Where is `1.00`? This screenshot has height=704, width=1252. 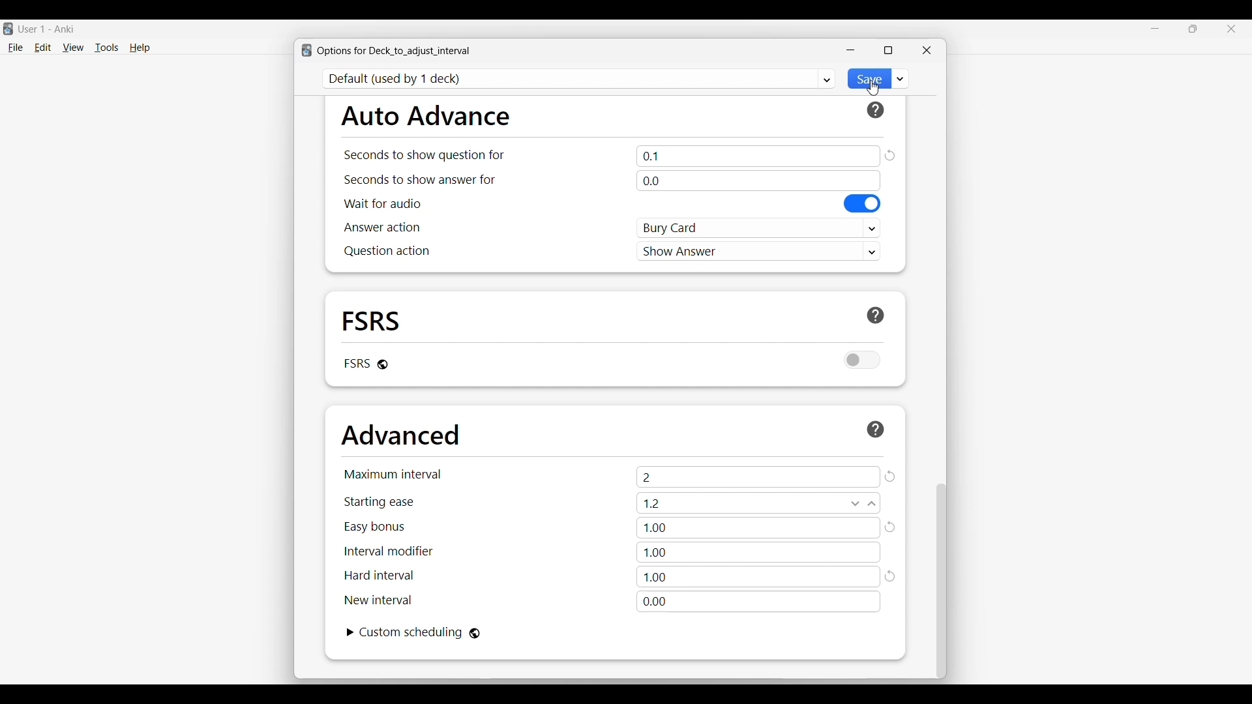 1.00 is located at coordinates (759, 528).